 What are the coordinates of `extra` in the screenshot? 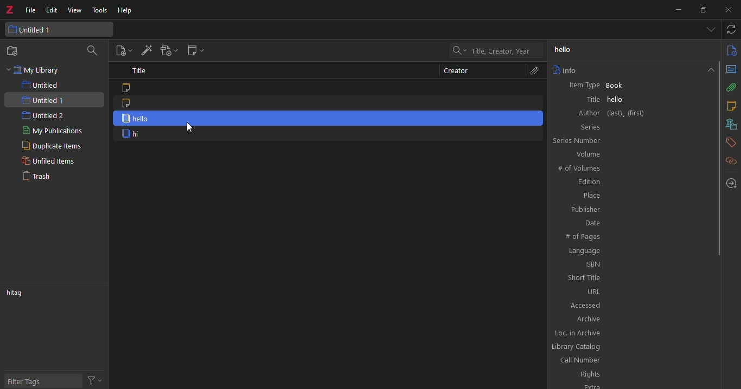 It's located at (595, 384).